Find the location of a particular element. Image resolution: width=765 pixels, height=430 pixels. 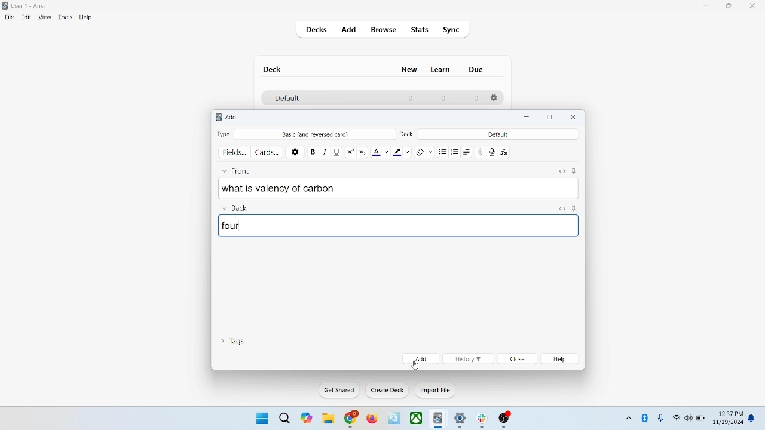

deck is located at coordinates (274, 69).